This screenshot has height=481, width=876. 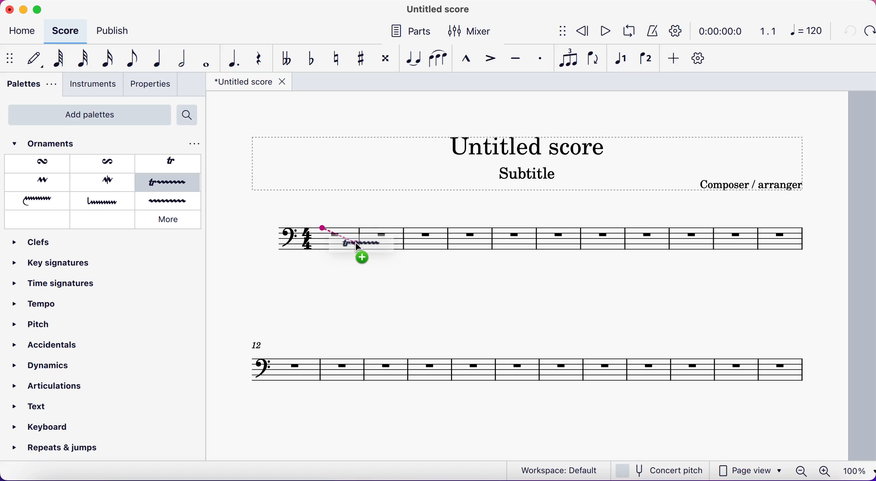 What do you see at coordinates (169, 183) in the screenshot?
I see `extended trill` at bounding box center [169, 183].